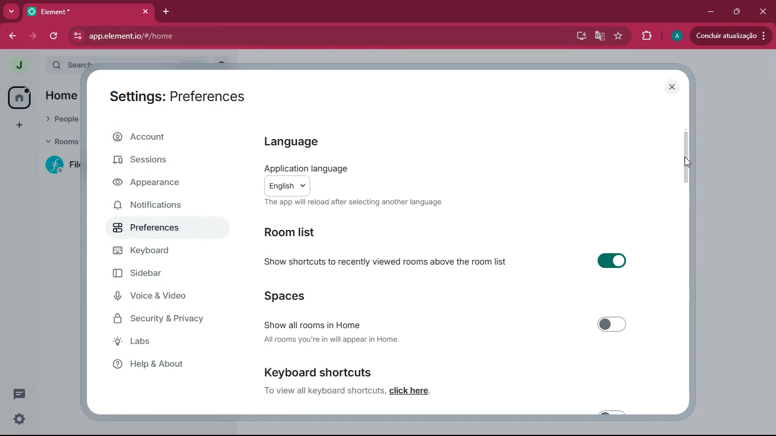 The width and height of the screenshot is (776, 436). What do you see at coordinates (201, 36) in the screenshot?
I see `url` at bounding box center [201, 36].